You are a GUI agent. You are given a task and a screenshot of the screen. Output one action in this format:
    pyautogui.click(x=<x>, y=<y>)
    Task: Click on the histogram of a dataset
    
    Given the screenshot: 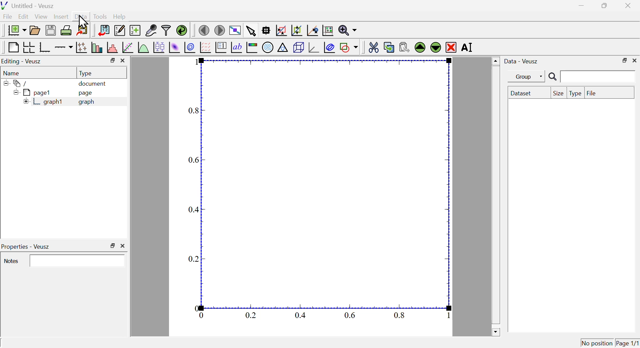 What is the action you would take?
    pyautogui.click(x=112, y=47)
    